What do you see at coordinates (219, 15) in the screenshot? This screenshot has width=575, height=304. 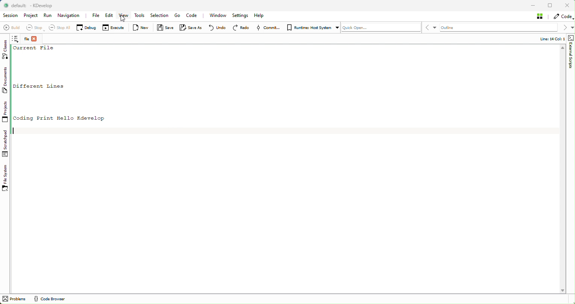 I see `Window` at bounding box center [219, 15].